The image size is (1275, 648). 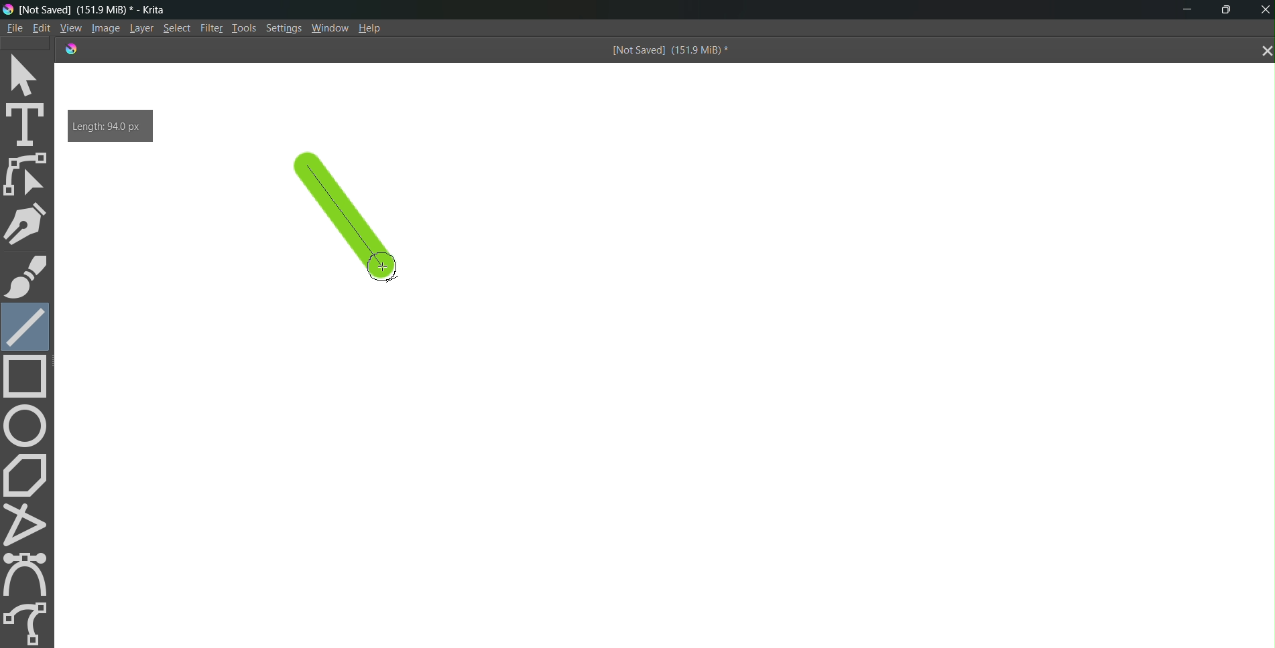 I want to click on Image, so click(x=103, y=29).